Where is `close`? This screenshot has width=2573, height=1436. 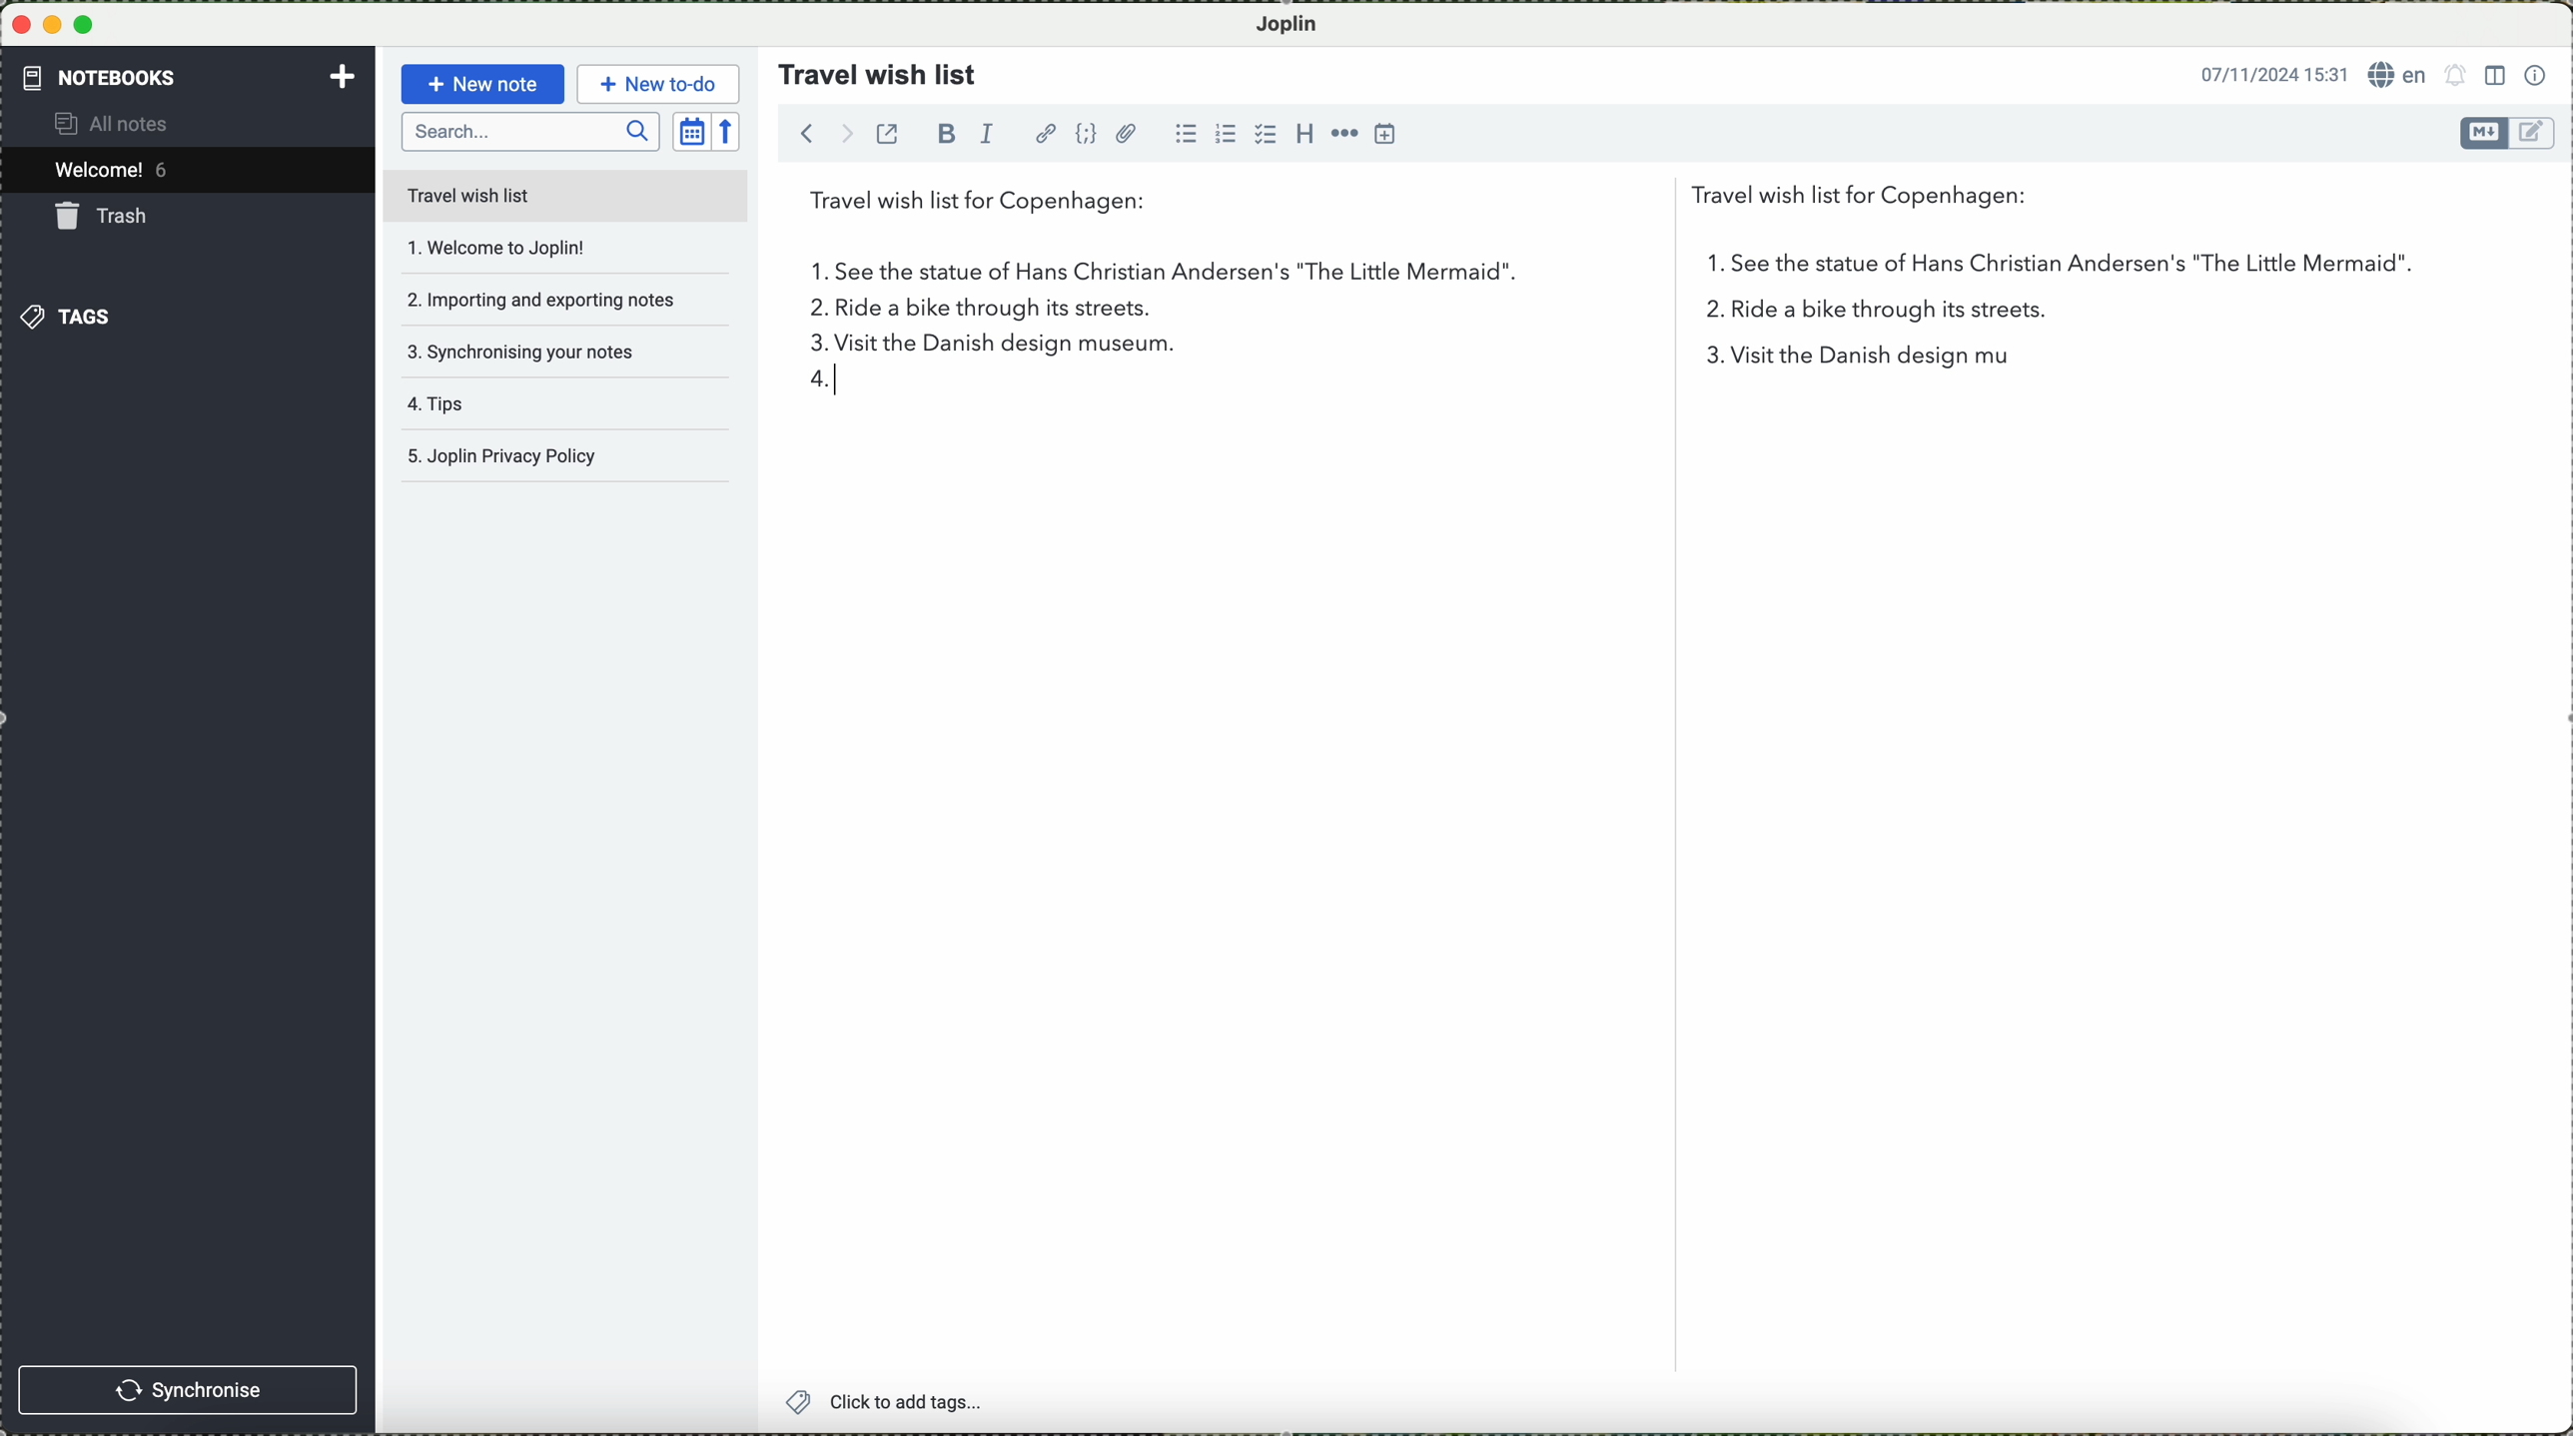
close is located at coordinates (20, 26).